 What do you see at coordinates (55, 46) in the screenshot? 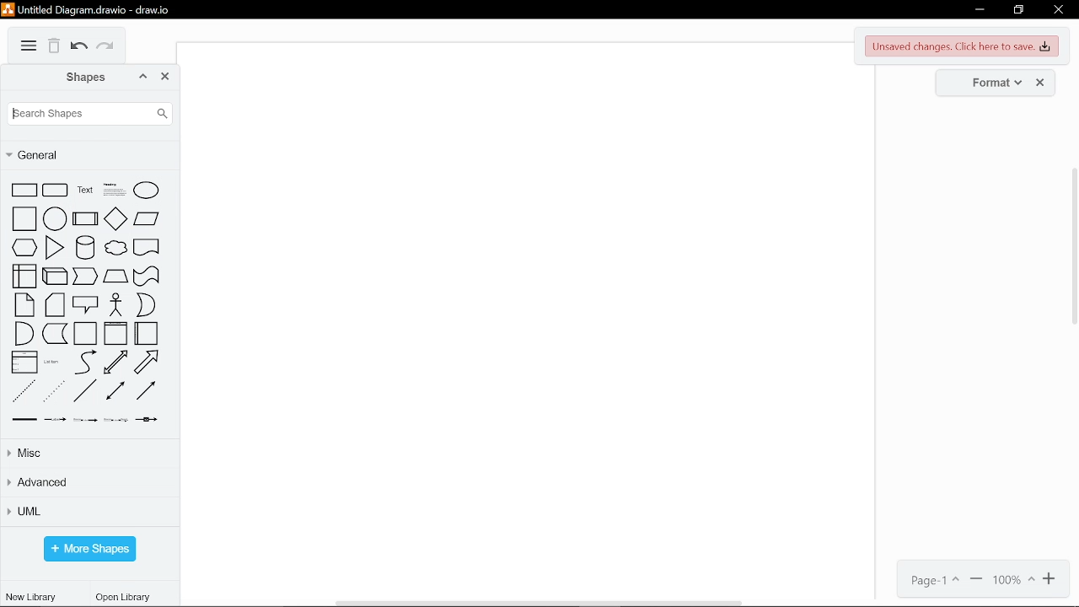
I see `delete` at bounding box center [55, 46].